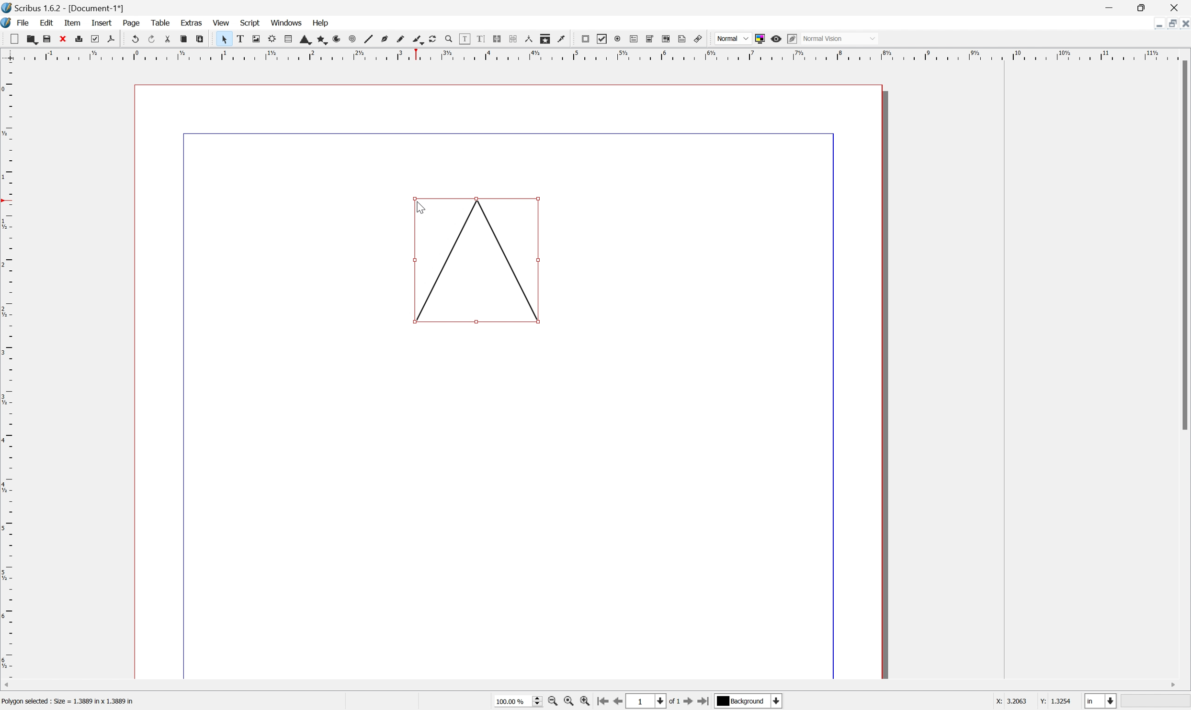 The height and width of the screenshot is (710, 1191). I want to click on PDF push button, so click(584, 40).